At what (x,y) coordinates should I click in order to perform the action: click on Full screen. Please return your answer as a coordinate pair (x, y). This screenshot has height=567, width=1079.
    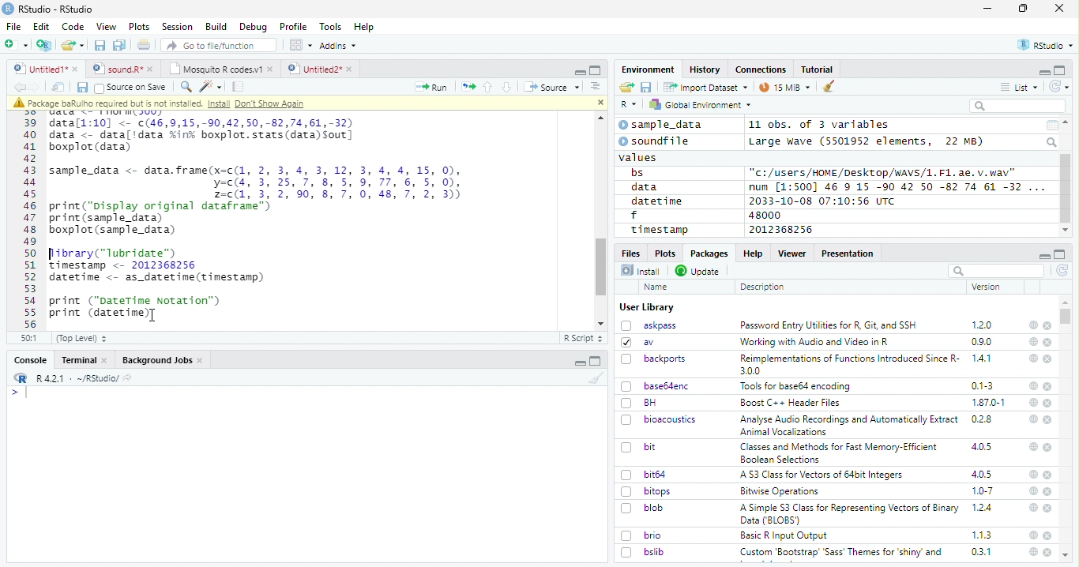
    Looking at the image, I should click on (596, 361).